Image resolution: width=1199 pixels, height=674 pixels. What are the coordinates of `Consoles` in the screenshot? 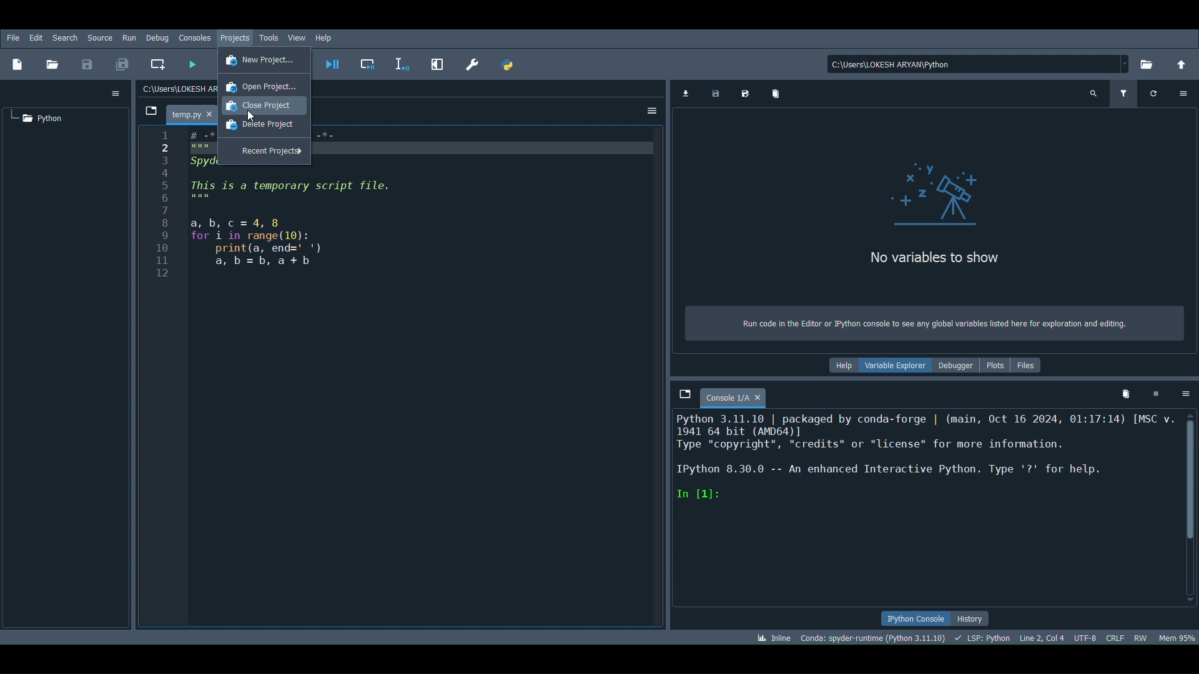 It's located at (196, 36).